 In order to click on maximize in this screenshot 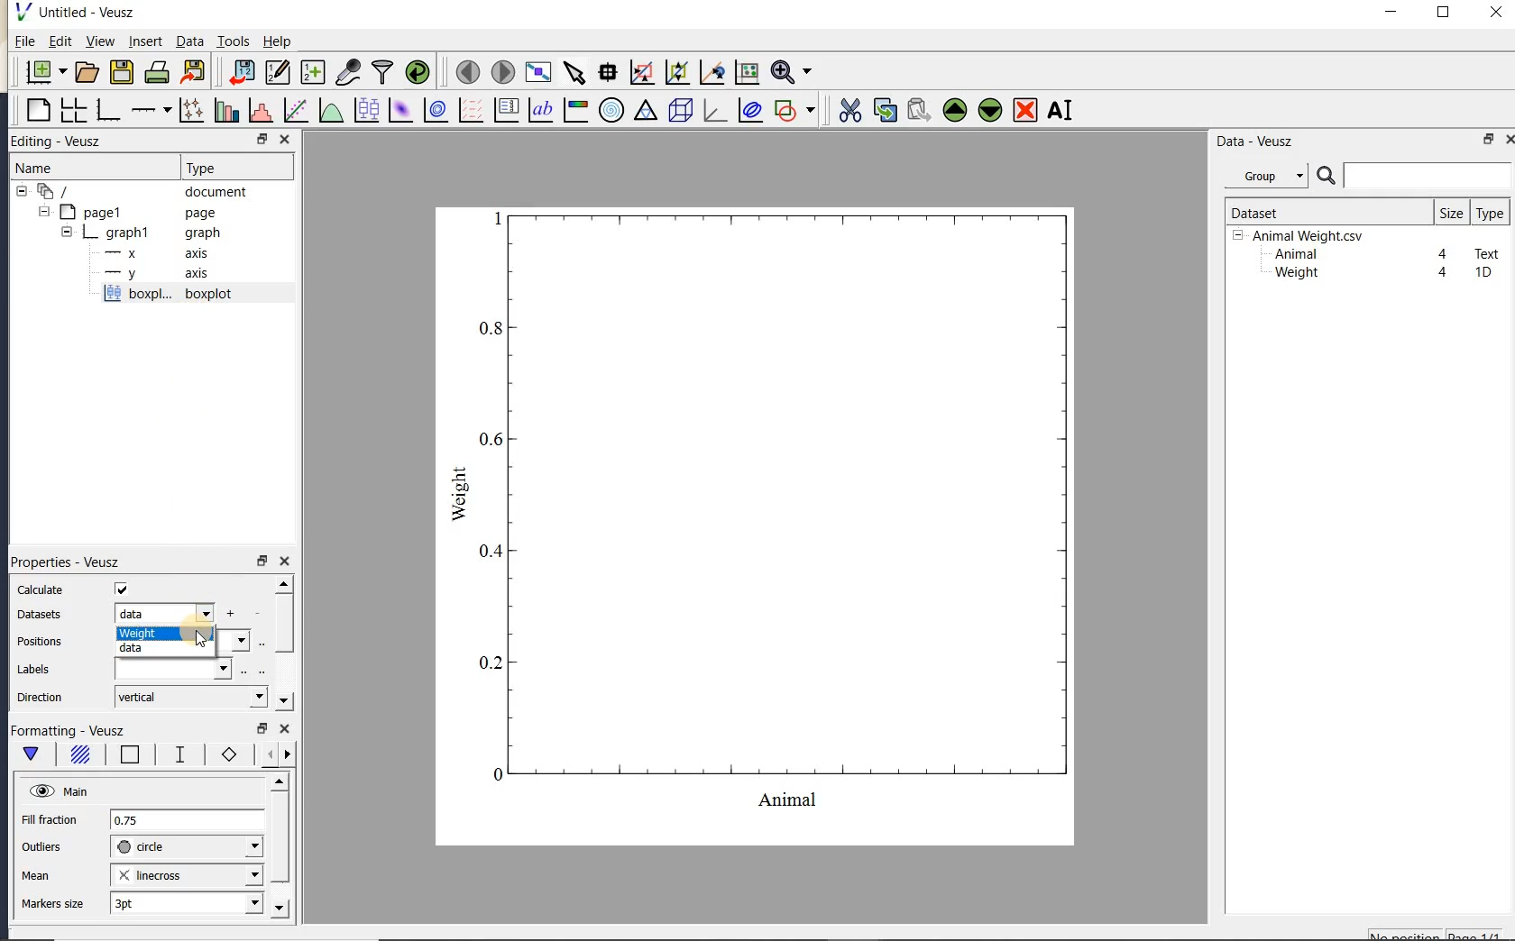, I will do `click(1444, 13)`.